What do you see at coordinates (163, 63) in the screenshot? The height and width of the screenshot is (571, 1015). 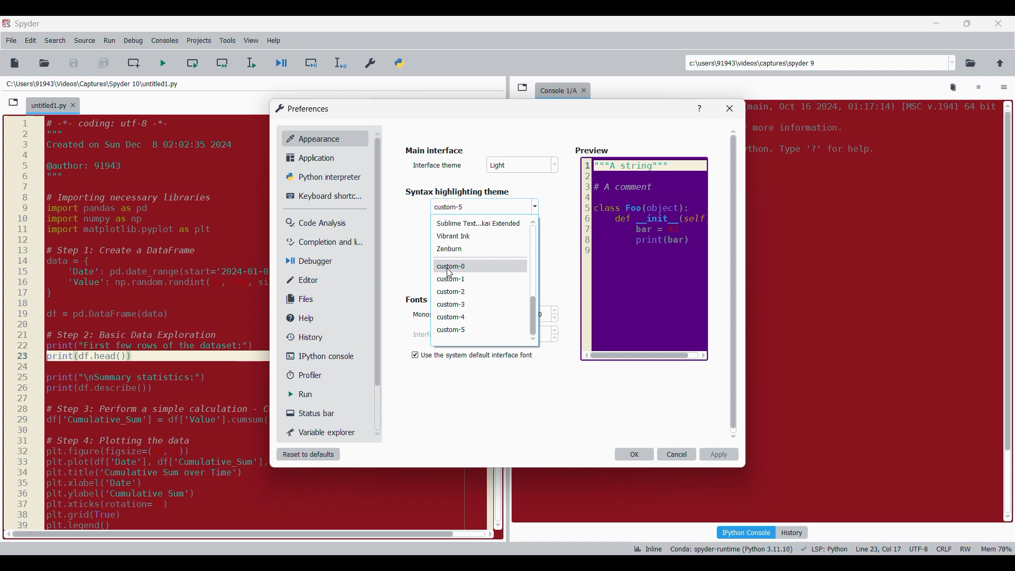 I see `Run file` at bounding box center [163, 63].